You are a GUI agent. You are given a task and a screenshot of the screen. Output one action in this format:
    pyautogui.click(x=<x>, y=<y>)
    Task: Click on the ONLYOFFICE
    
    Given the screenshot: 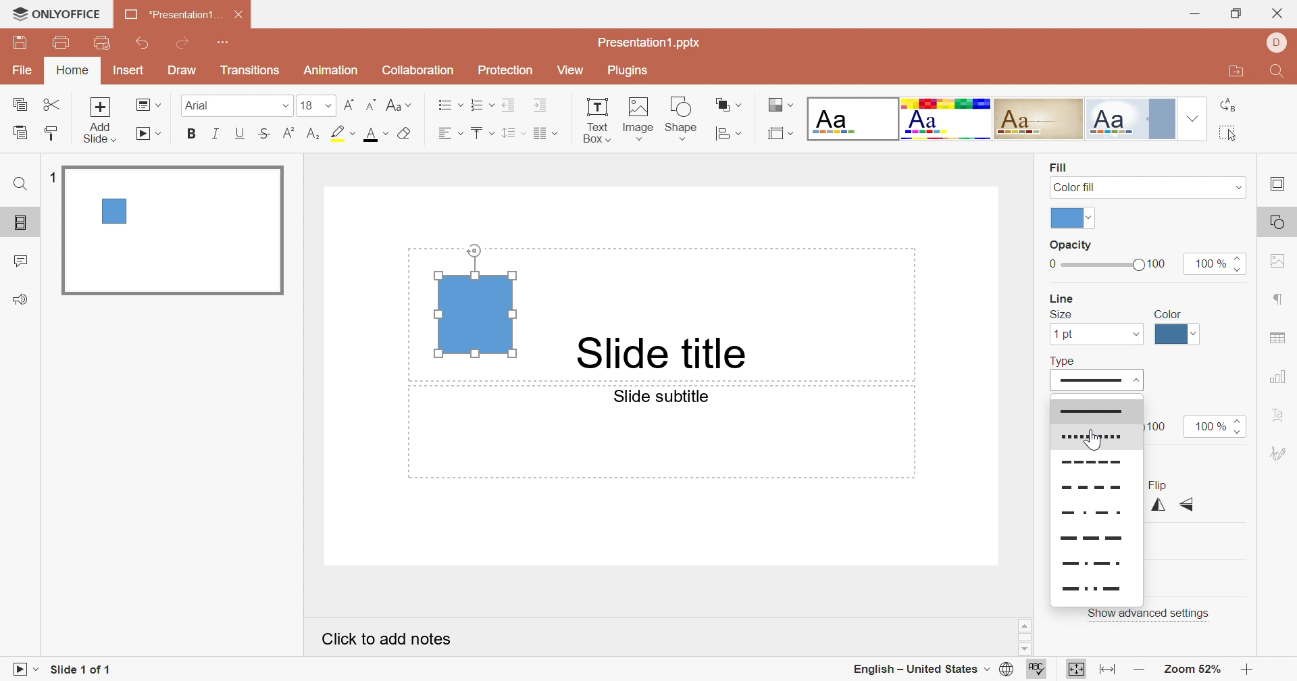 What is the action you would take?
    pyautogui.click(x=57, y=13)
    